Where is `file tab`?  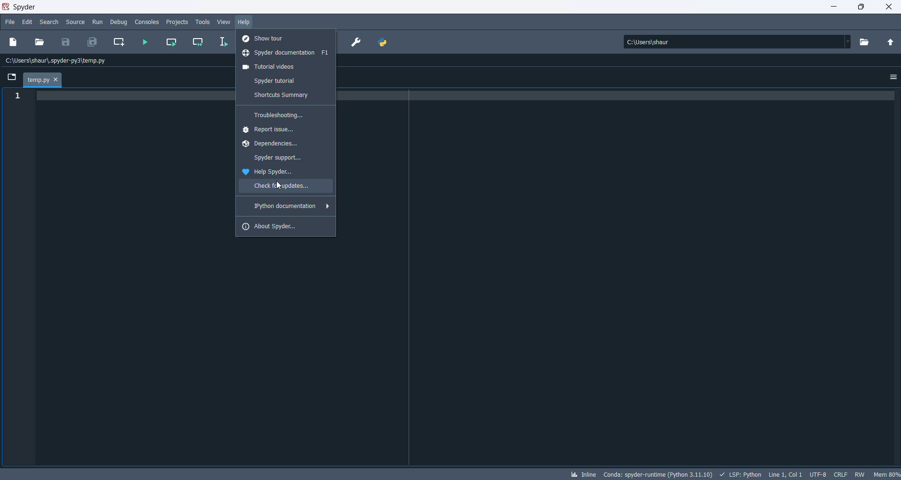
file tab is located at coordinates (42, 80).